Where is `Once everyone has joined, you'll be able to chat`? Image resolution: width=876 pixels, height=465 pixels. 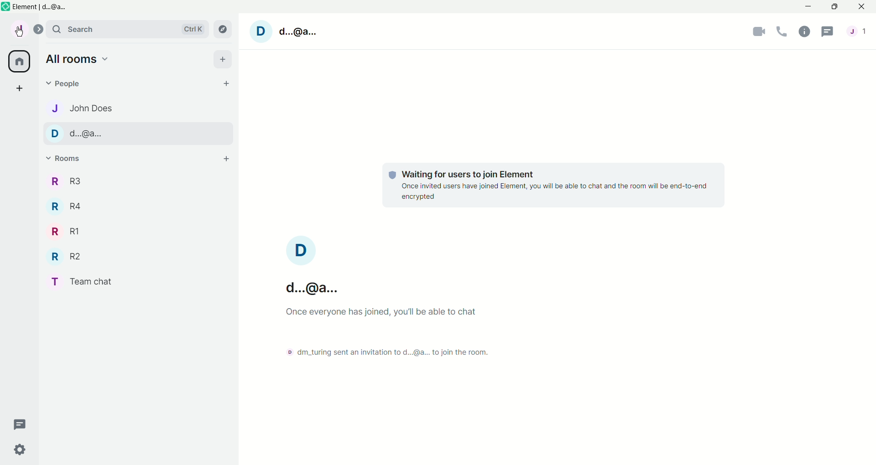
Once everyone has joined, you'll be able to chat is located at coordinates (381, 312).